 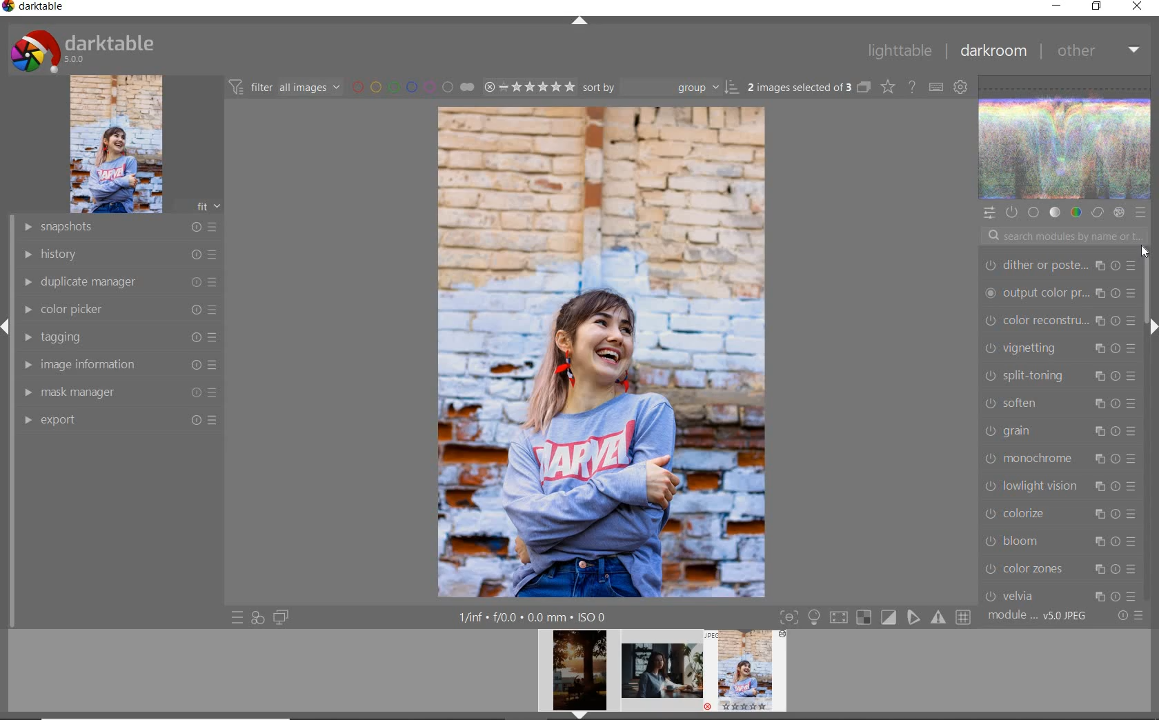 I want to click on RSTORE, so click(x=1094, y=7).